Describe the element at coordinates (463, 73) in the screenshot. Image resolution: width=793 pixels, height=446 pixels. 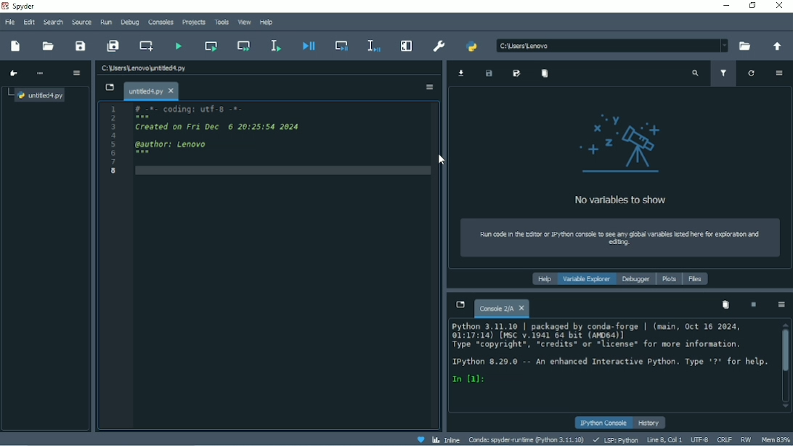
I see `Import data` at that location.